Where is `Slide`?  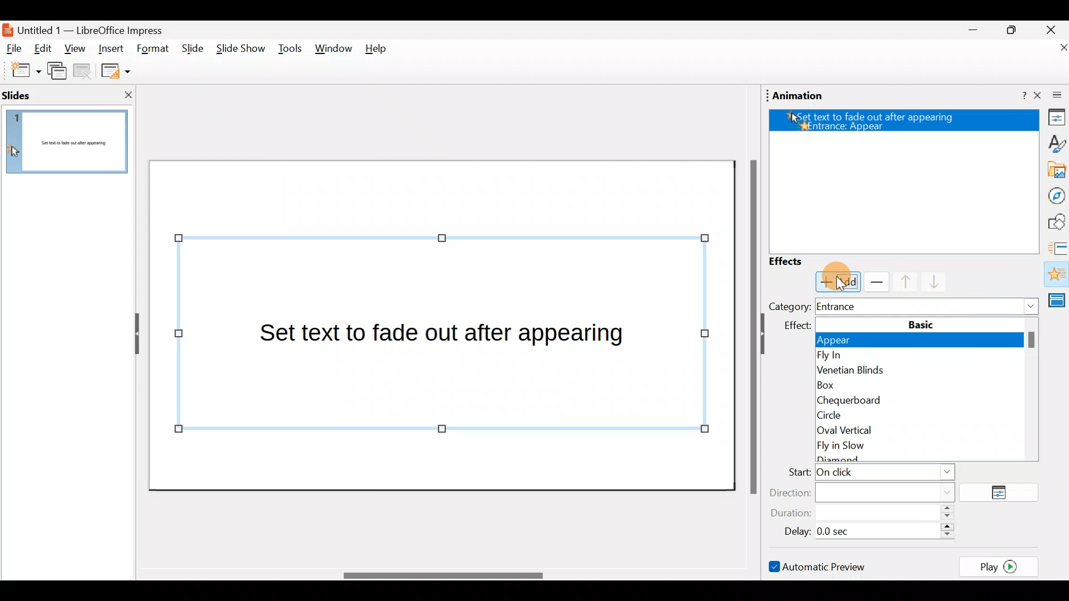 Slide is located at coordinates (190, 49).